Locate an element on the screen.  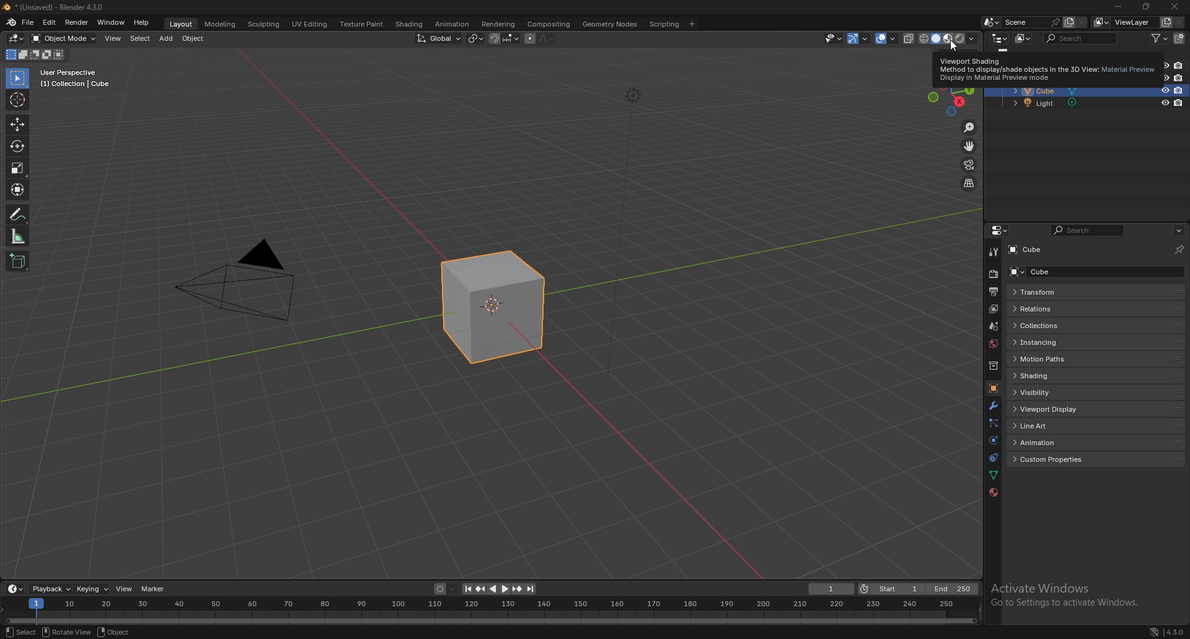
show gizmo is located at coordinates (859, 38).